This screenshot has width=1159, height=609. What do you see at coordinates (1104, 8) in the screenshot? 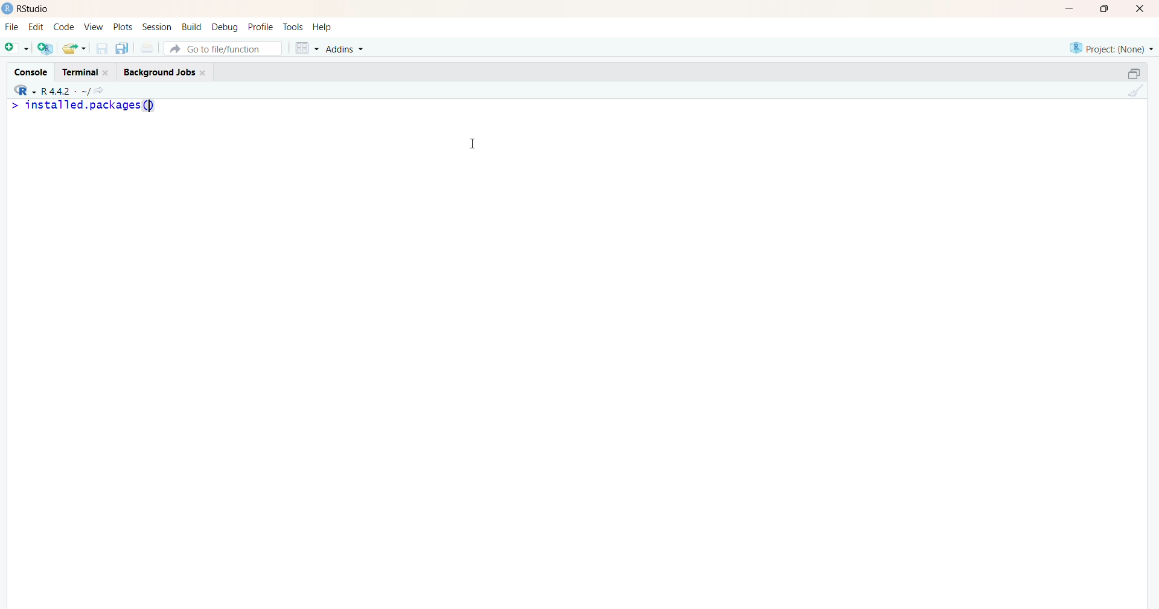
I see `maximize` at bounding box center [1104, 8].